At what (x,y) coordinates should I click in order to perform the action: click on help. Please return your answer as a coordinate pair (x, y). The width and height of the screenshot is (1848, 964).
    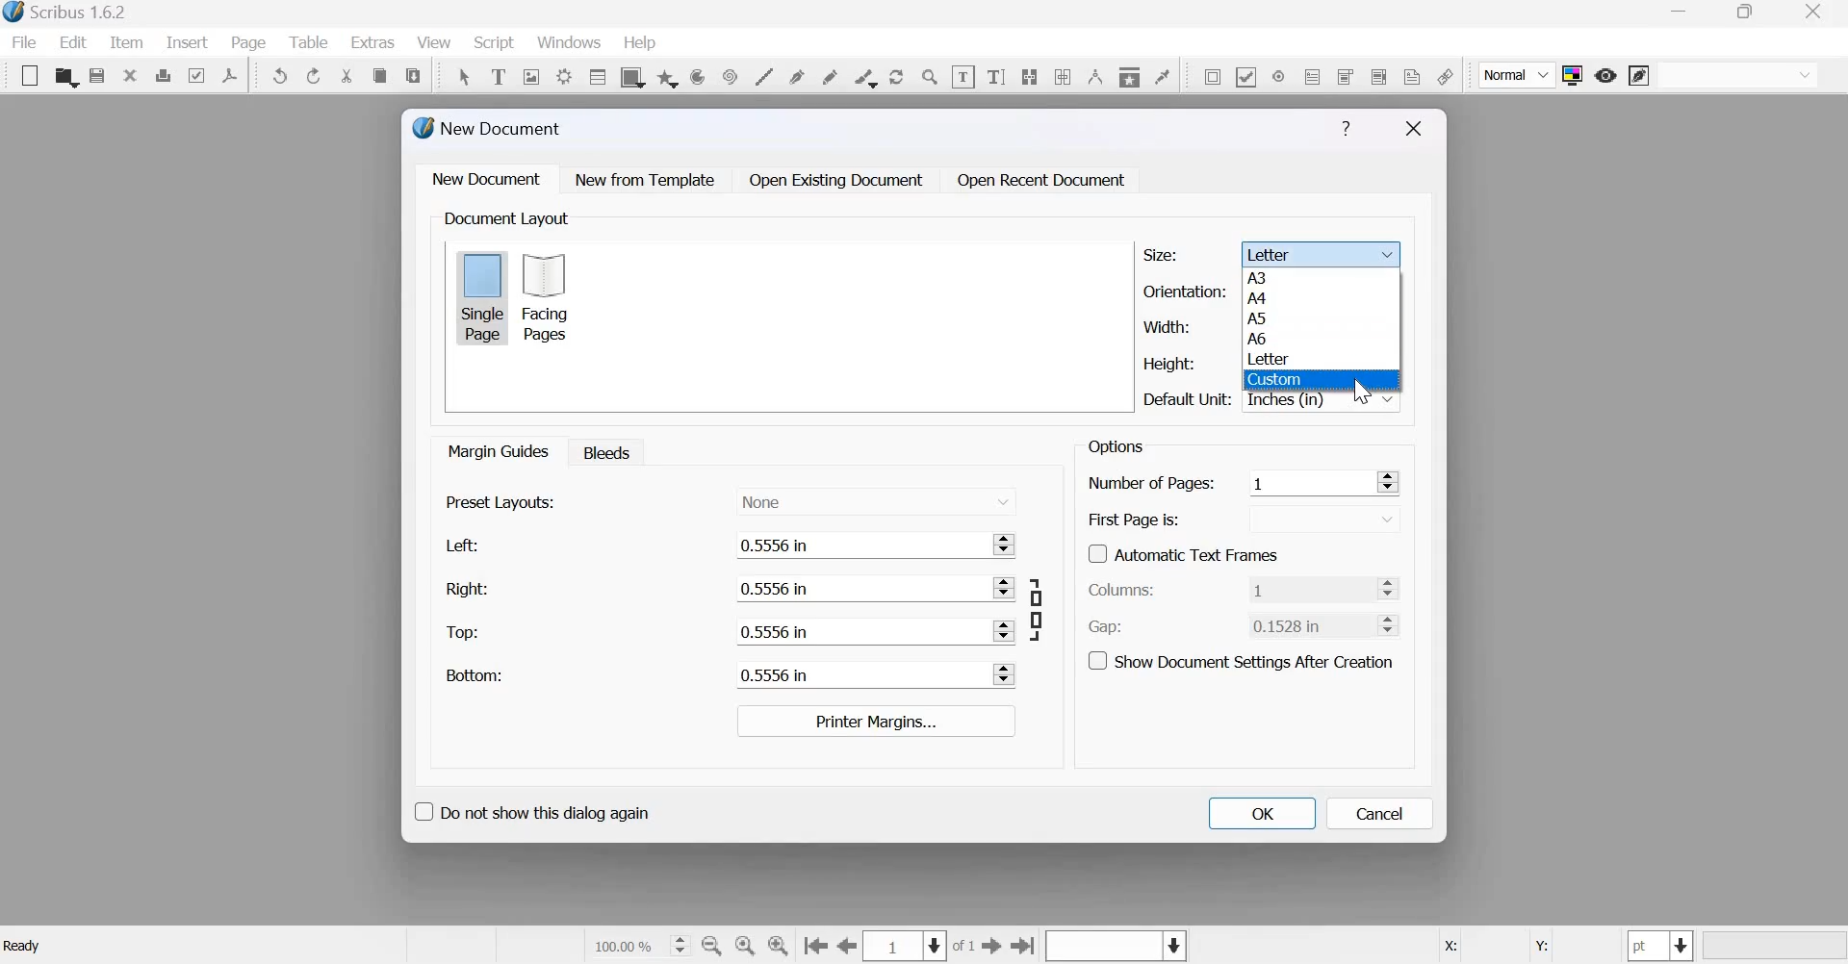
    Looking at the image, I should click on (640, 43).